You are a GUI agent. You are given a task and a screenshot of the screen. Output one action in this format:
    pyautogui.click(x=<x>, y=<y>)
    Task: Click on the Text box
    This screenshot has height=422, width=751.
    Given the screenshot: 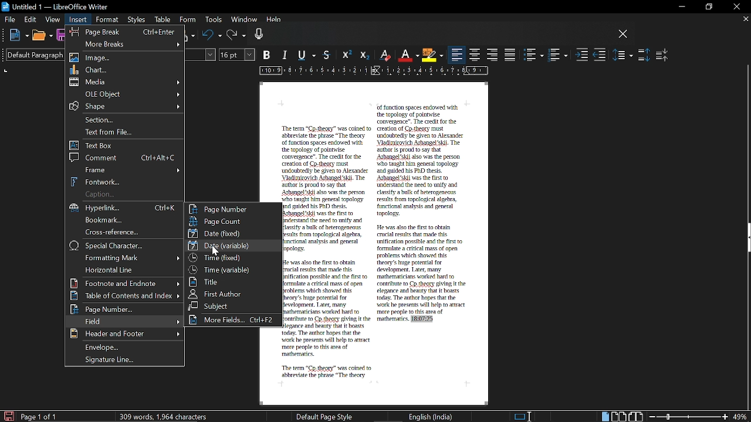 What is the action you would take?
    pyautogui.click(x=126, y=145)
    